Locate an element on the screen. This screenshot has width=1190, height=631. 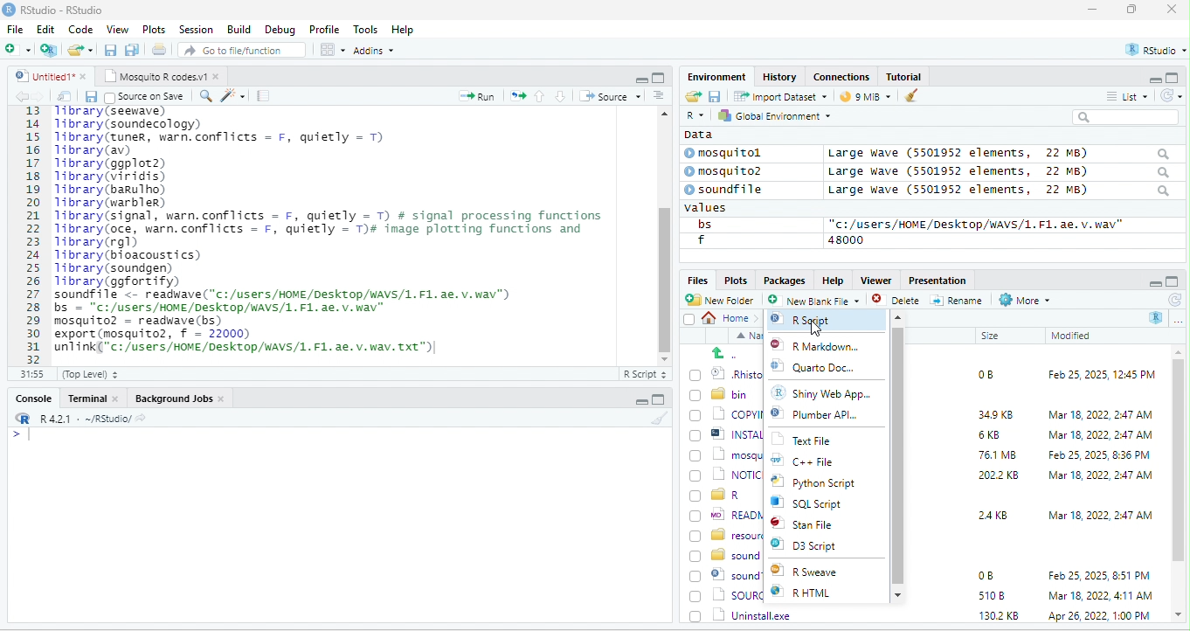
Viewer is located at coordinates (874, 281).